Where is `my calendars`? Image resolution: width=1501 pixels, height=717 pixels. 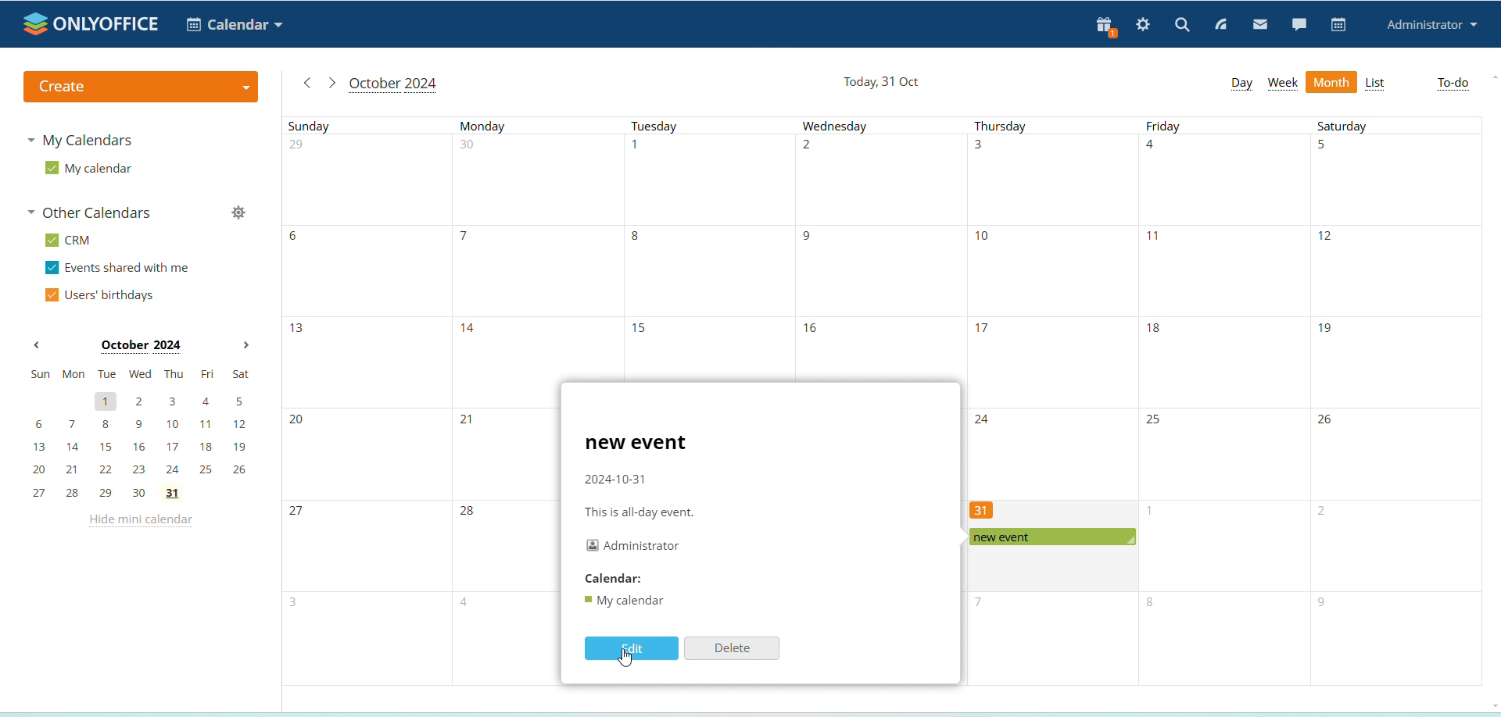 my calendars is located at coordinates (83, 139).